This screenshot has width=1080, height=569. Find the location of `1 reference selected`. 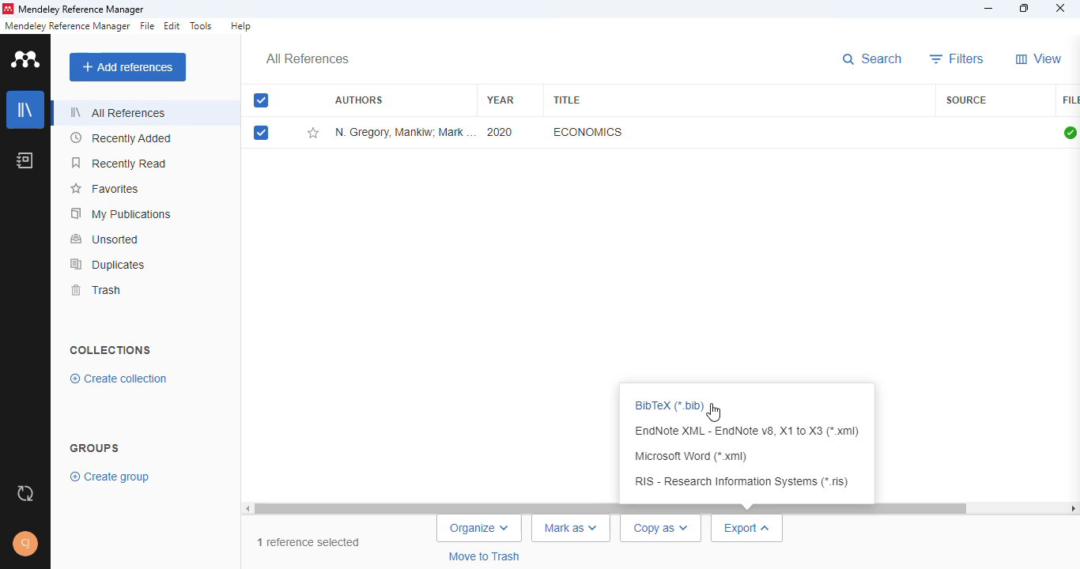

1 reference selected is located at coordinates (310, 543).